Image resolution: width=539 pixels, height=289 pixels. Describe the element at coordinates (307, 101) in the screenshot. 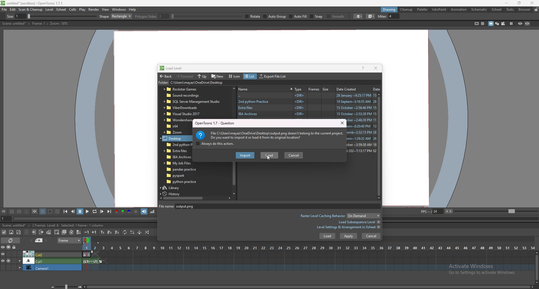

I see `folder` at that location.